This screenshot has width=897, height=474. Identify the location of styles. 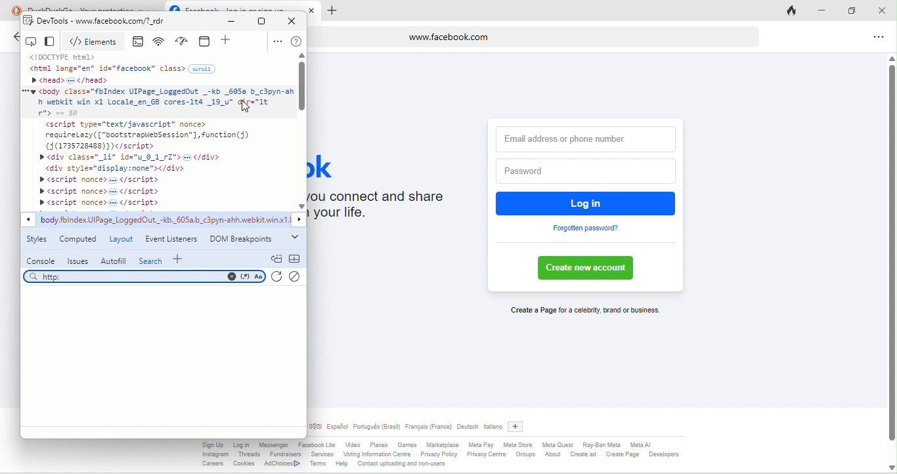
(39, 242).